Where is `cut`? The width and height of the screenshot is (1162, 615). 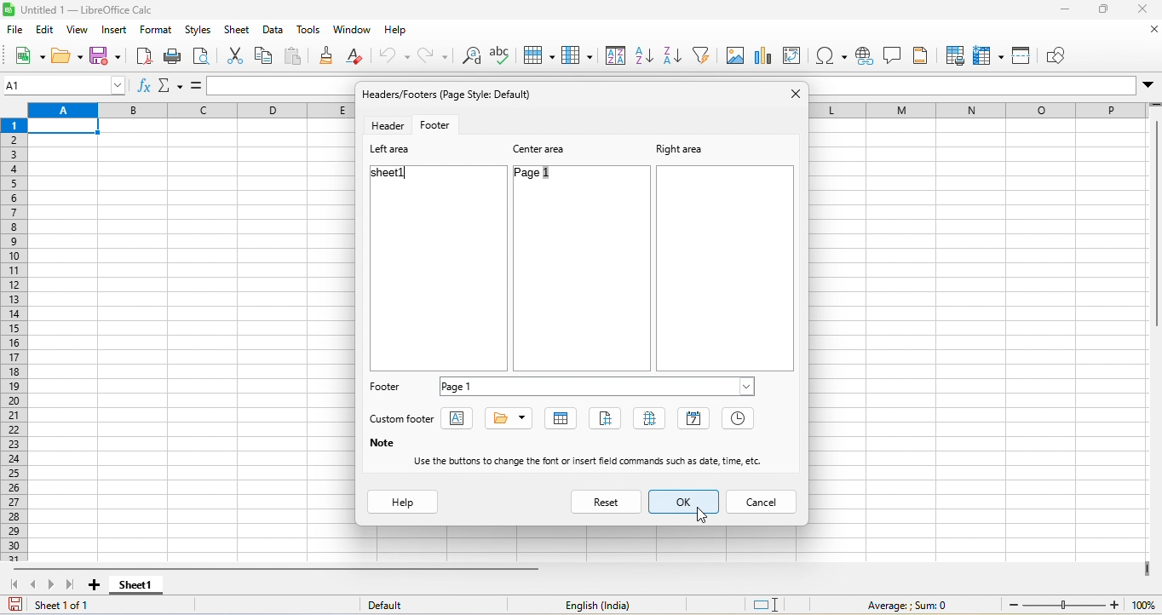 cut is located at coordinates (234, 54).